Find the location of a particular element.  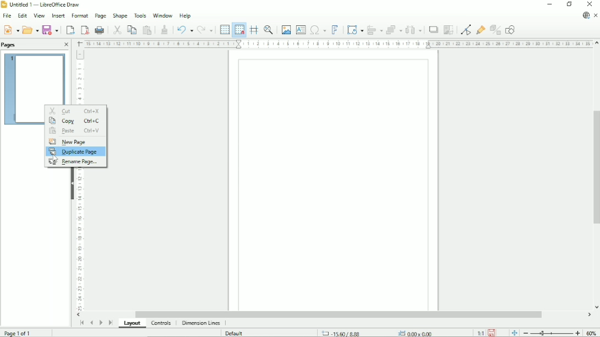

Toggle point edit mode is located at coordinates (467, 29).